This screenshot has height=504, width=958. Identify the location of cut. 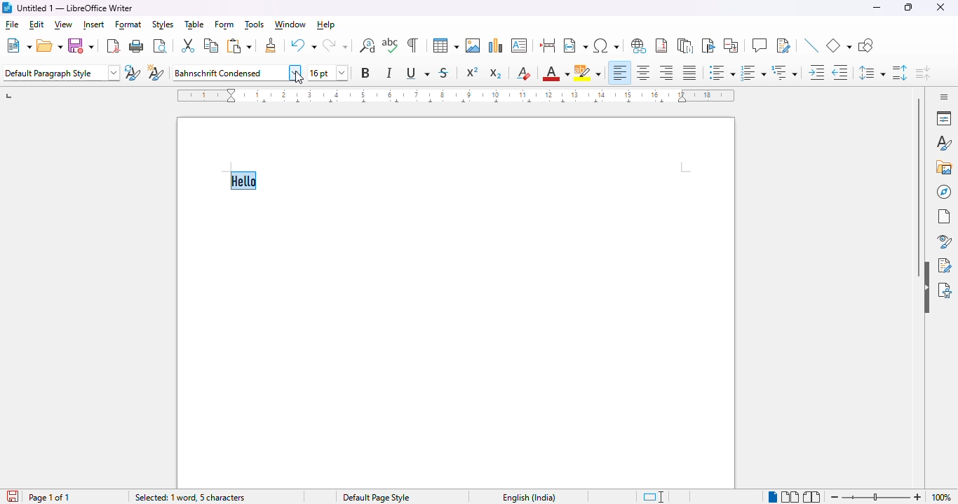
(188, 45).